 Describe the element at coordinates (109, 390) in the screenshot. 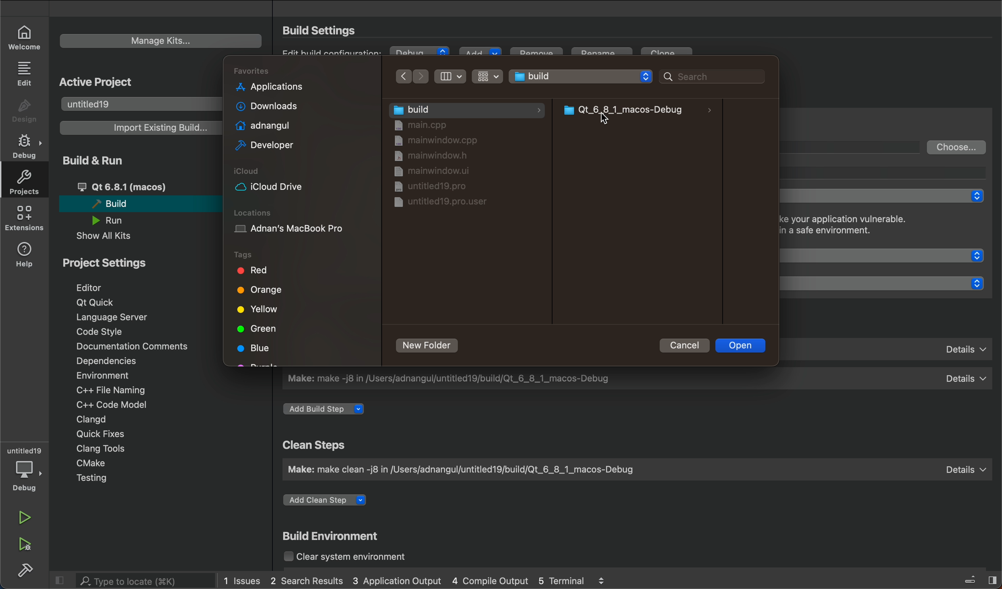

I see `c++ file naming` at that location.